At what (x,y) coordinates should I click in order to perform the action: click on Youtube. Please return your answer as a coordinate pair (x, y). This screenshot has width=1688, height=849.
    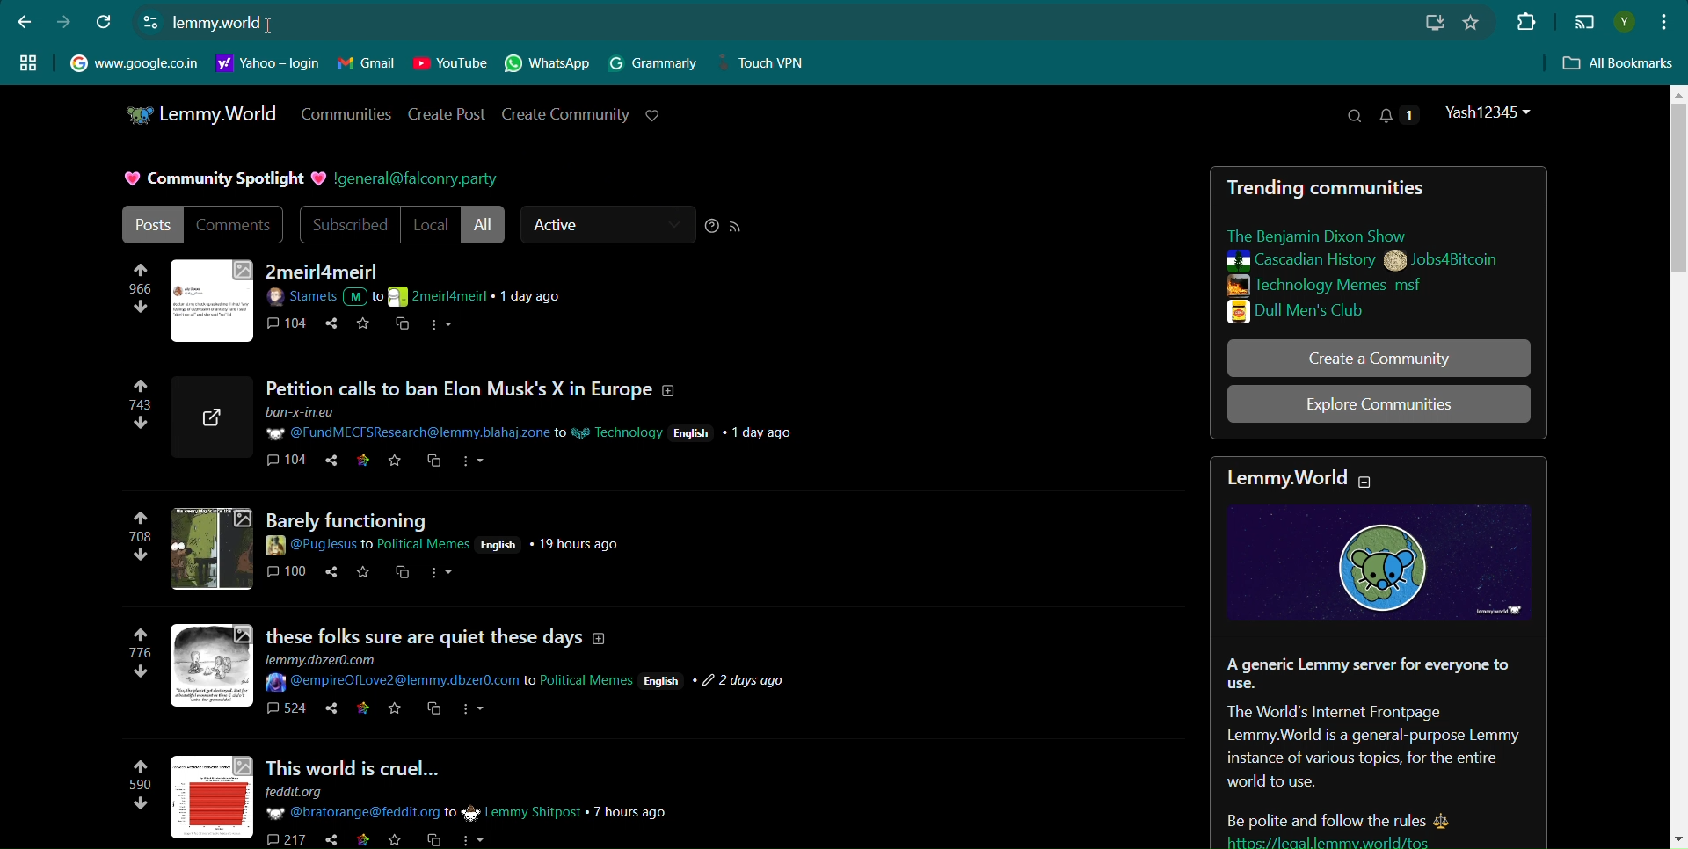
    Looking at the image, I should click on (450, 63).